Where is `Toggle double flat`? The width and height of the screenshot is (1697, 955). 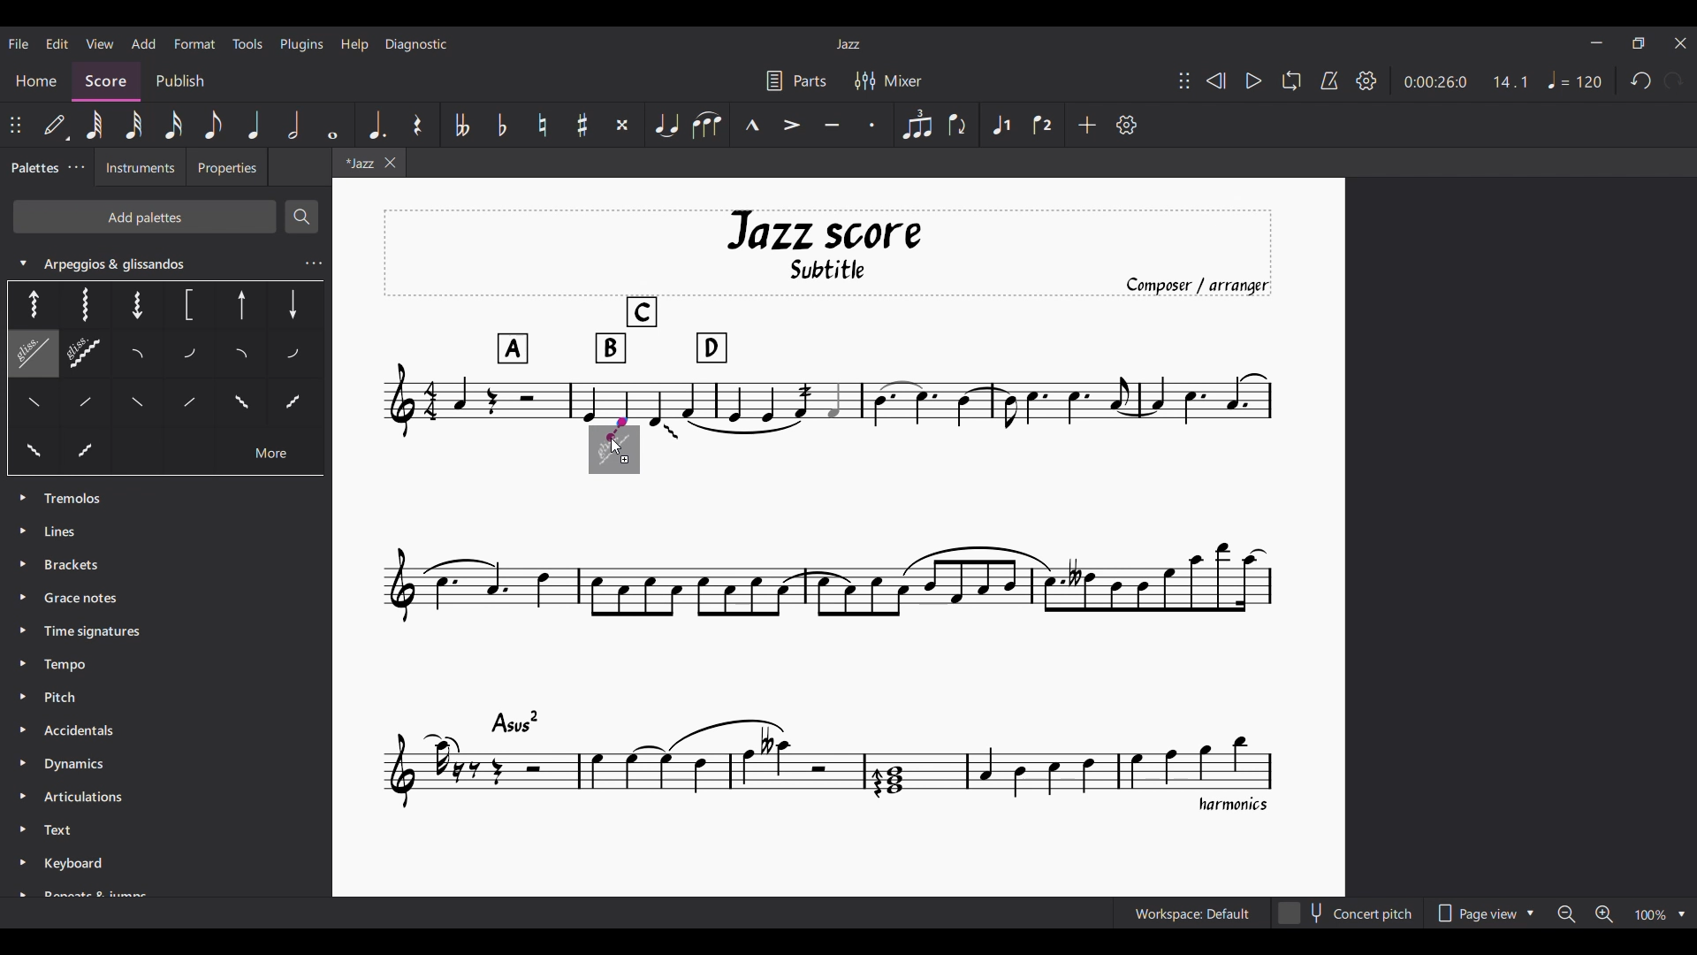
Toggle double flat is located at coordinates (462, 125).